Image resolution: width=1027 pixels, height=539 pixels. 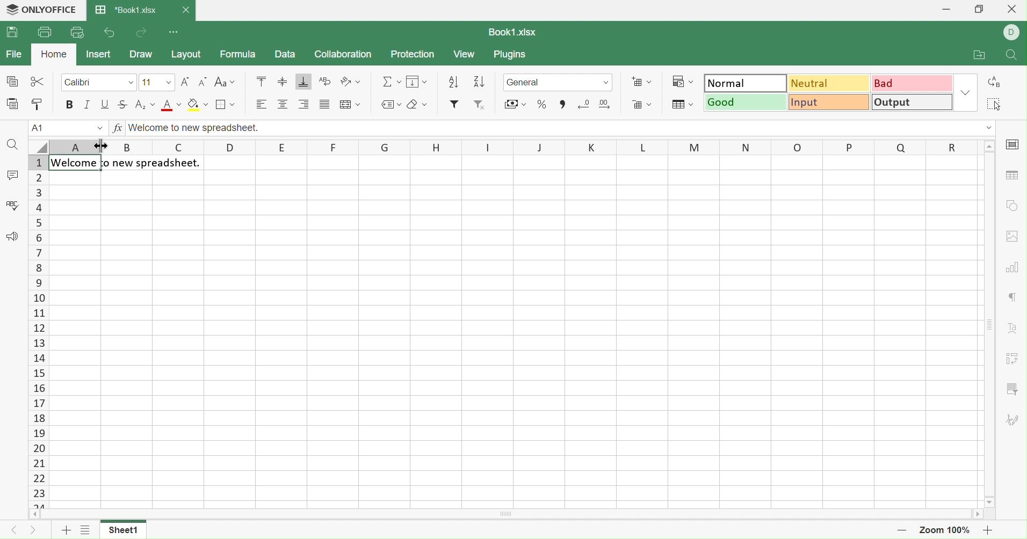 What do you see at coordinates (146, 104) in the screenshot?
I see `Superscript/Subscript` at bounding box center [146, 104].